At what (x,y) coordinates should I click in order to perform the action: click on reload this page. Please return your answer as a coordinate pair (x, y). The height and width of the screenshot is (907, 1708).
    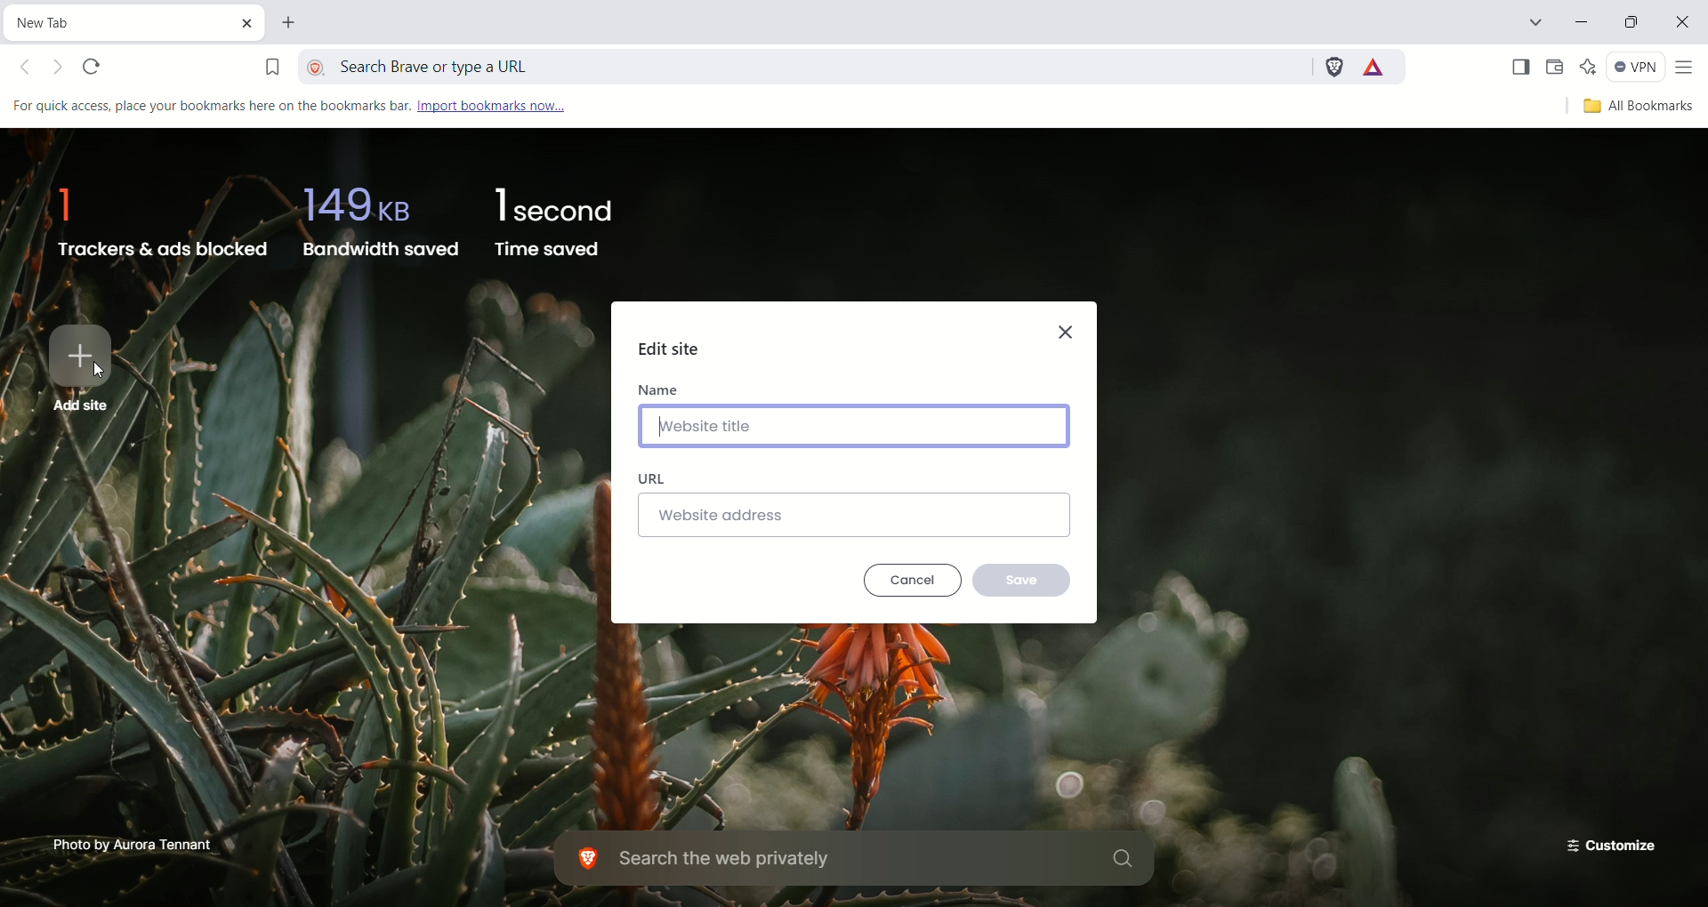
    Looking at the image, I should click on (95, 68).